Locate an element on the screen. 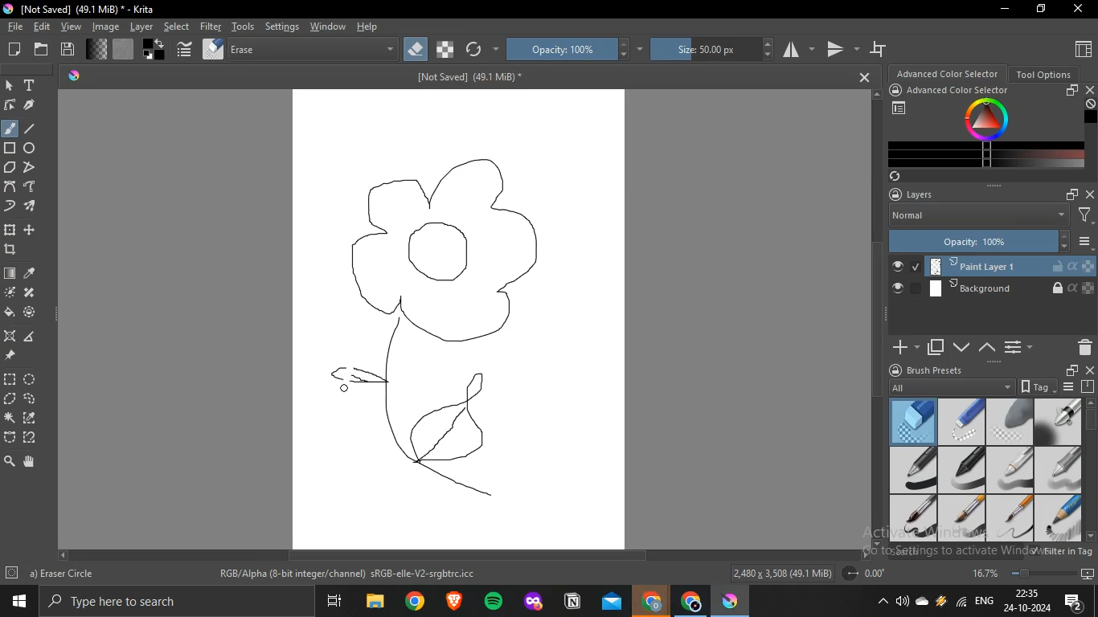 This screenshot has width=1098, height=617. wrap around mode is located at coordinates (880, 48).